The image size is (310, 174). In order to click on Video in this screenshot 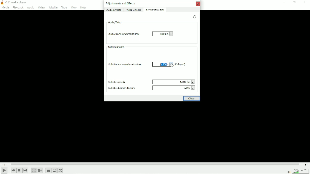, I will do `click(41, 7)`.